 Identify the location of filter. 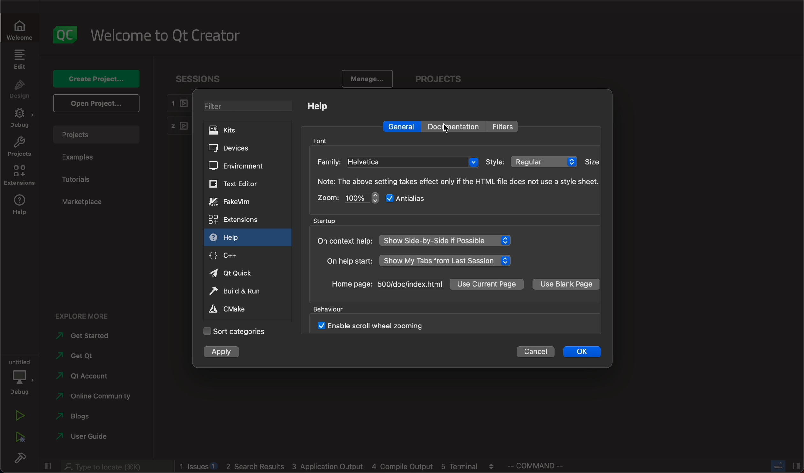
(249, 106).